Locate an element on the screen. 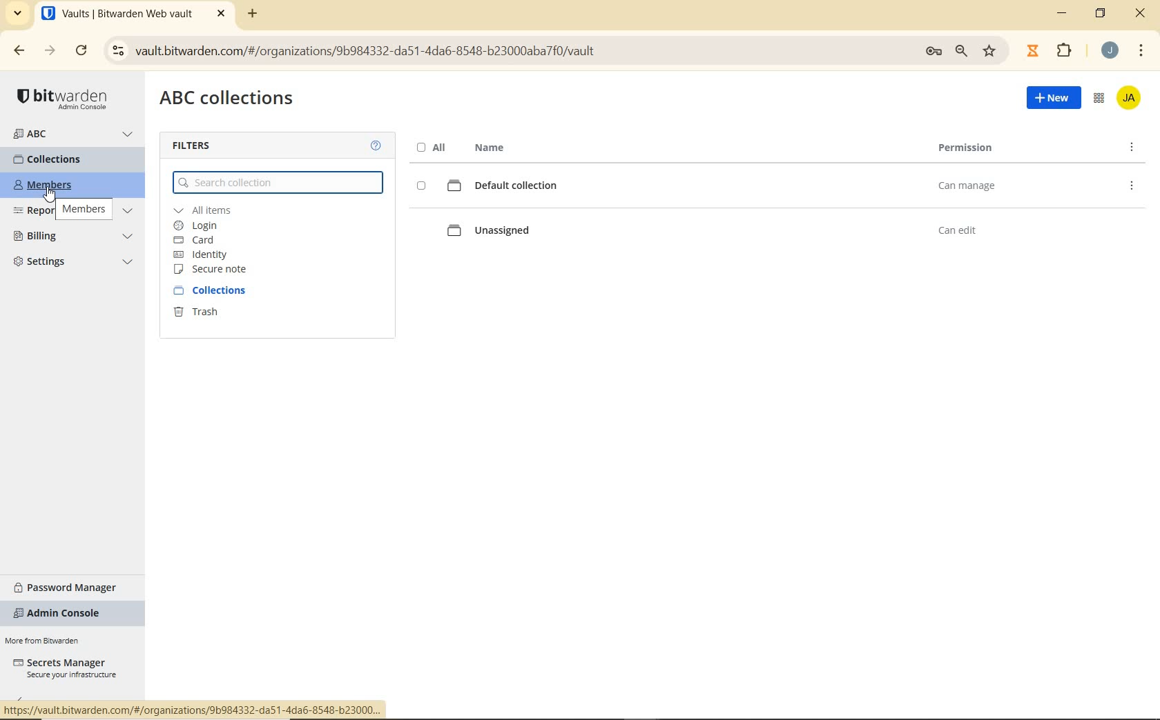  BITWARDEN WEB VAULT is located at coordinates (135, 15).